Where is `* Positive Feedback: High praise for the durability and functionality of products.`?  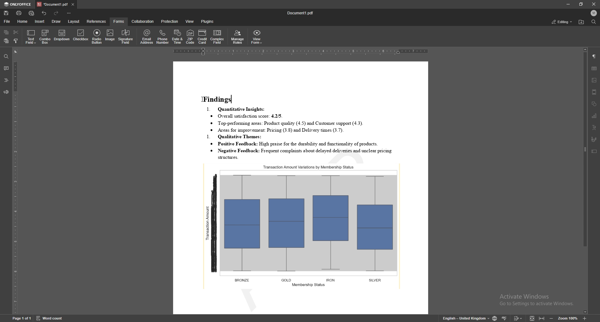 * Positive Feedback: High praise for the durability and functionality of products. is located at coordinates (305, 144).